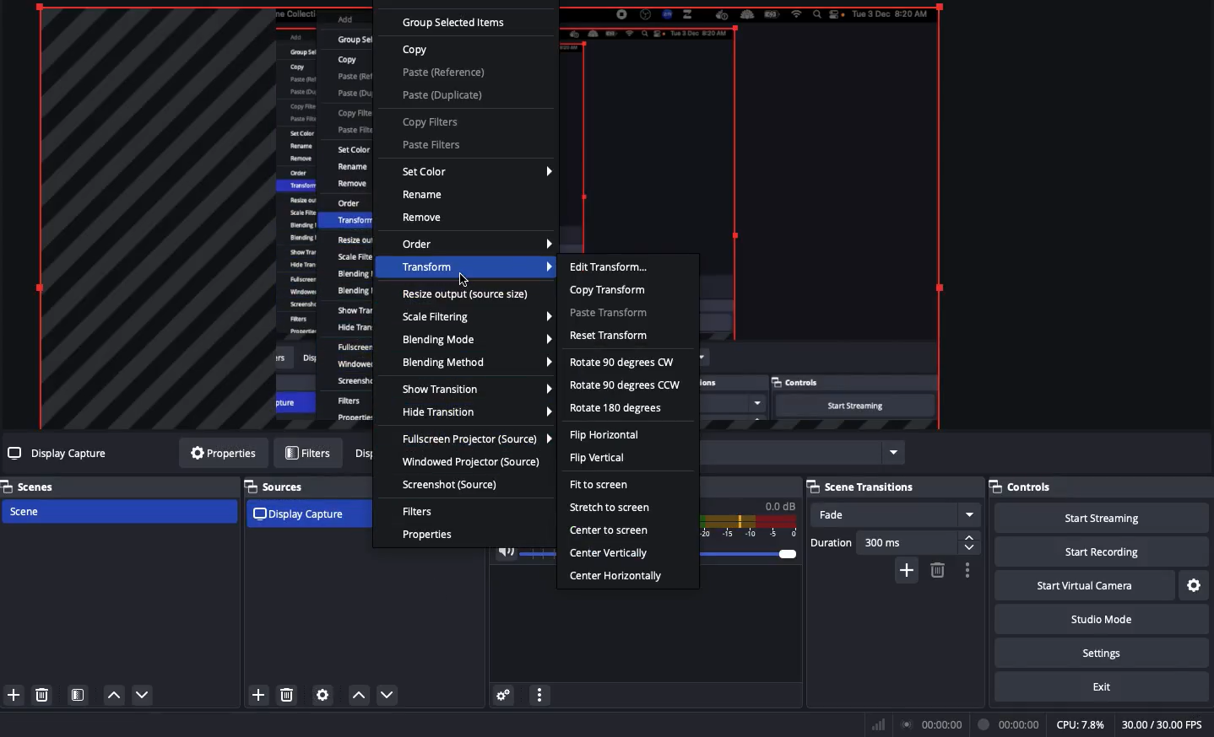  What do you see at coordinates (416, 51) in the screenshot?
I see `Copy` at bounding box center [416, 51].